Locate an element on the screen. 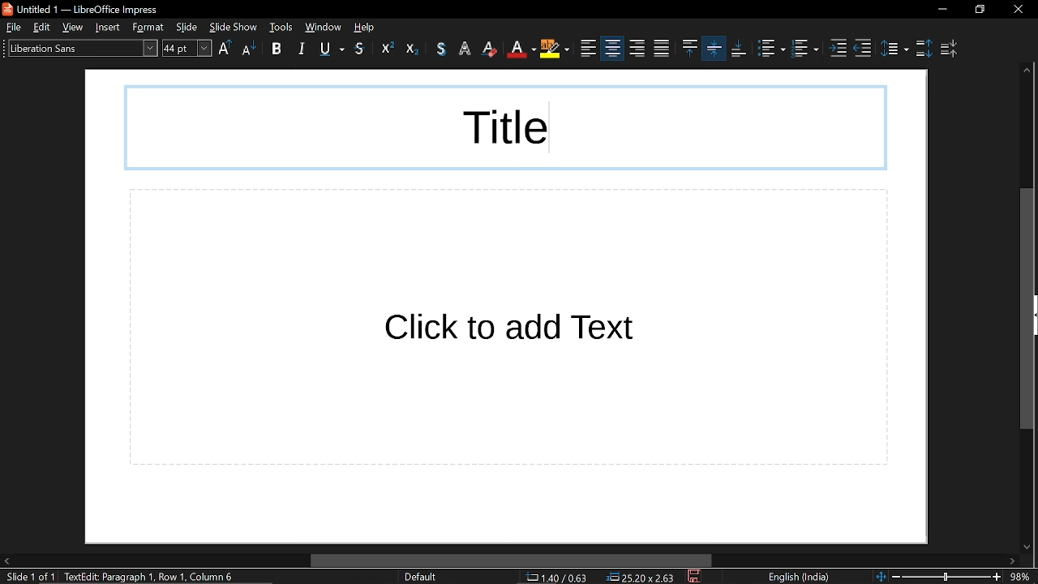 The image size is (1038, 584). window is located at coordinates (323, 27).